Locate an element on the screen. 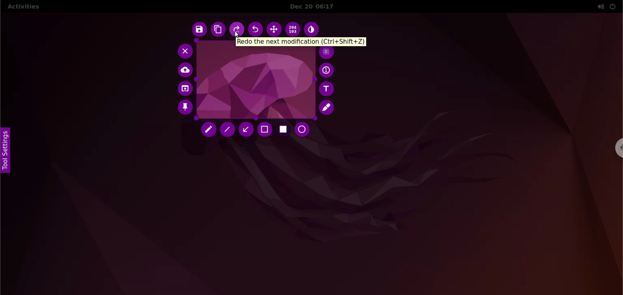 This screenshot has width=623, height=295. rectangle tool is located at coordinates (284, 130).